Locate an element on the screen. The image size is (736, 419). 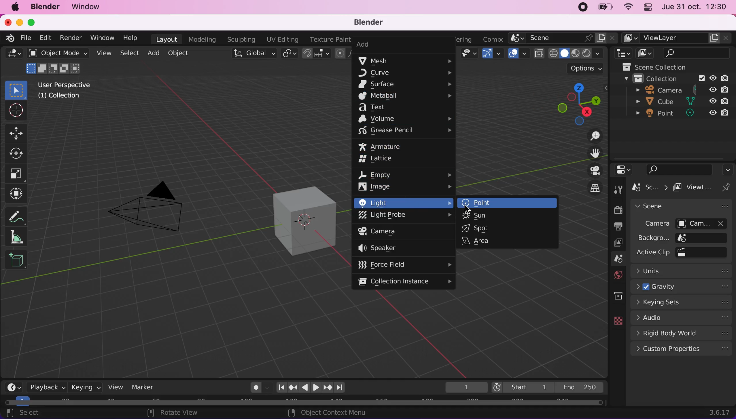
hide in viewpoint is located at coordinates (712, 114).